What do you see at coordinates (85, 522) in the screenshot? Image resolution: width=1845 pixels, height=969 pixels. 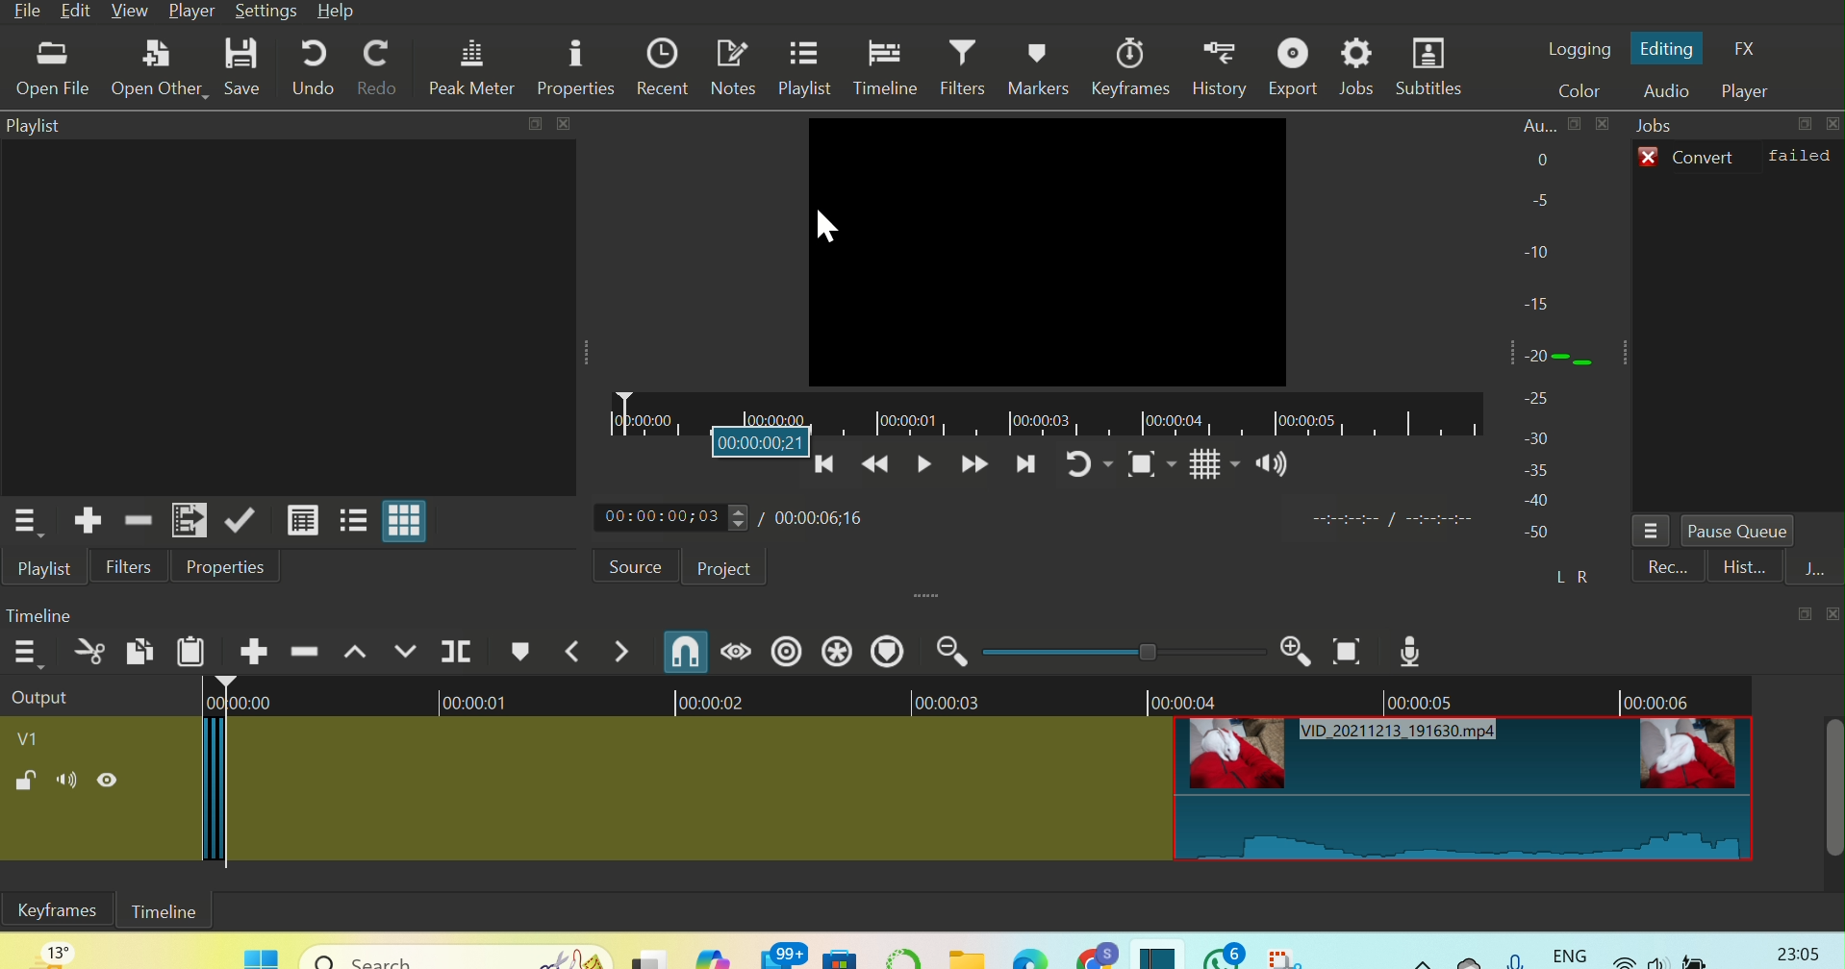 I see `Add` at bounding box center [85, 522].